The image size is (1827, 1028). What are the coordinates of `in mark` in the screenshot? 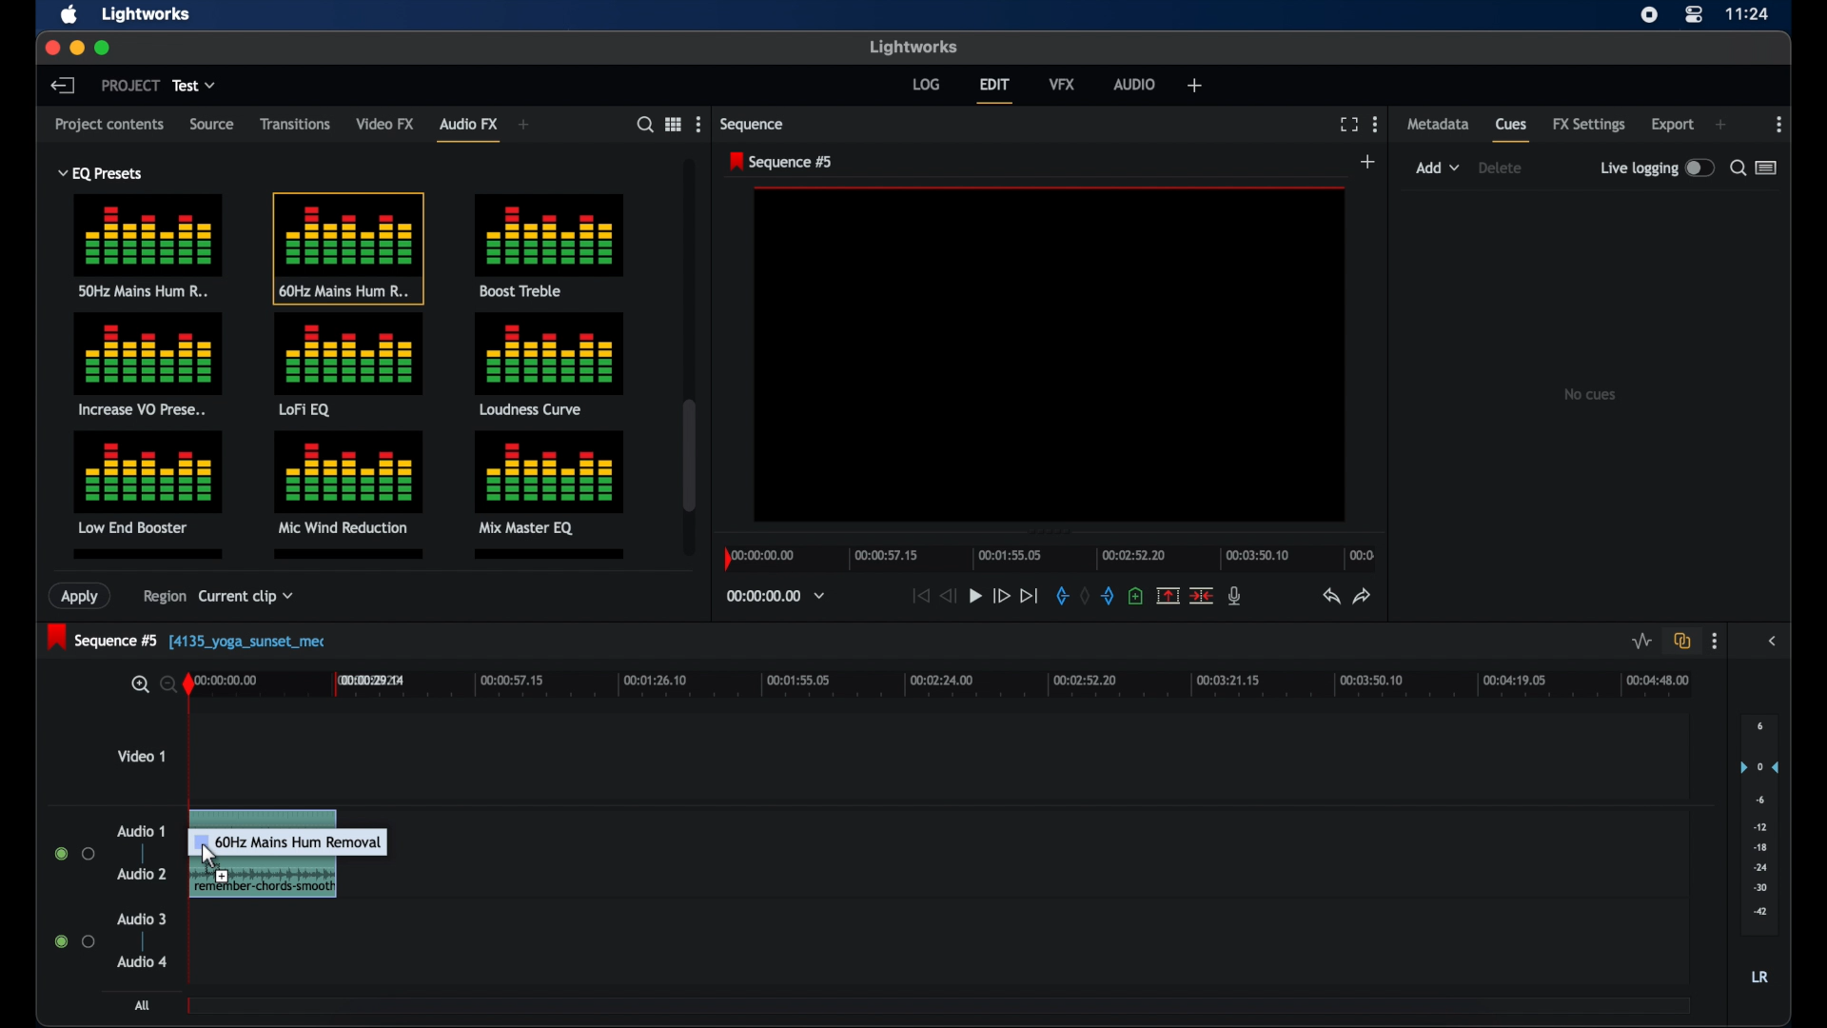 It's located at (1060, 595).